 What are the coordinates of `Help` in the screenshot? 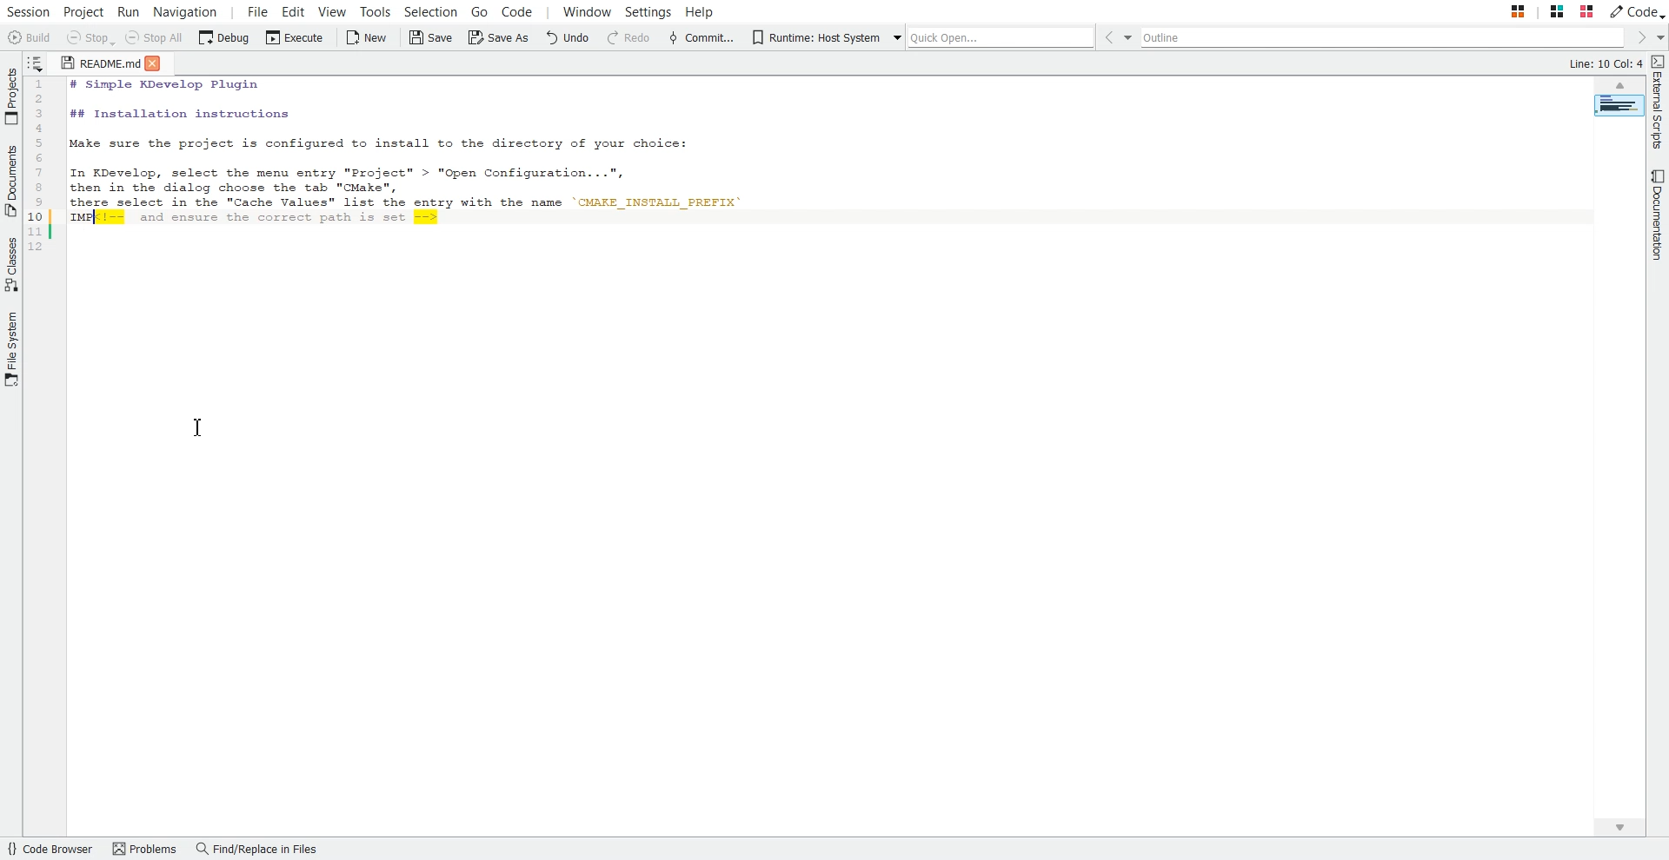 It's located at (700, 10).